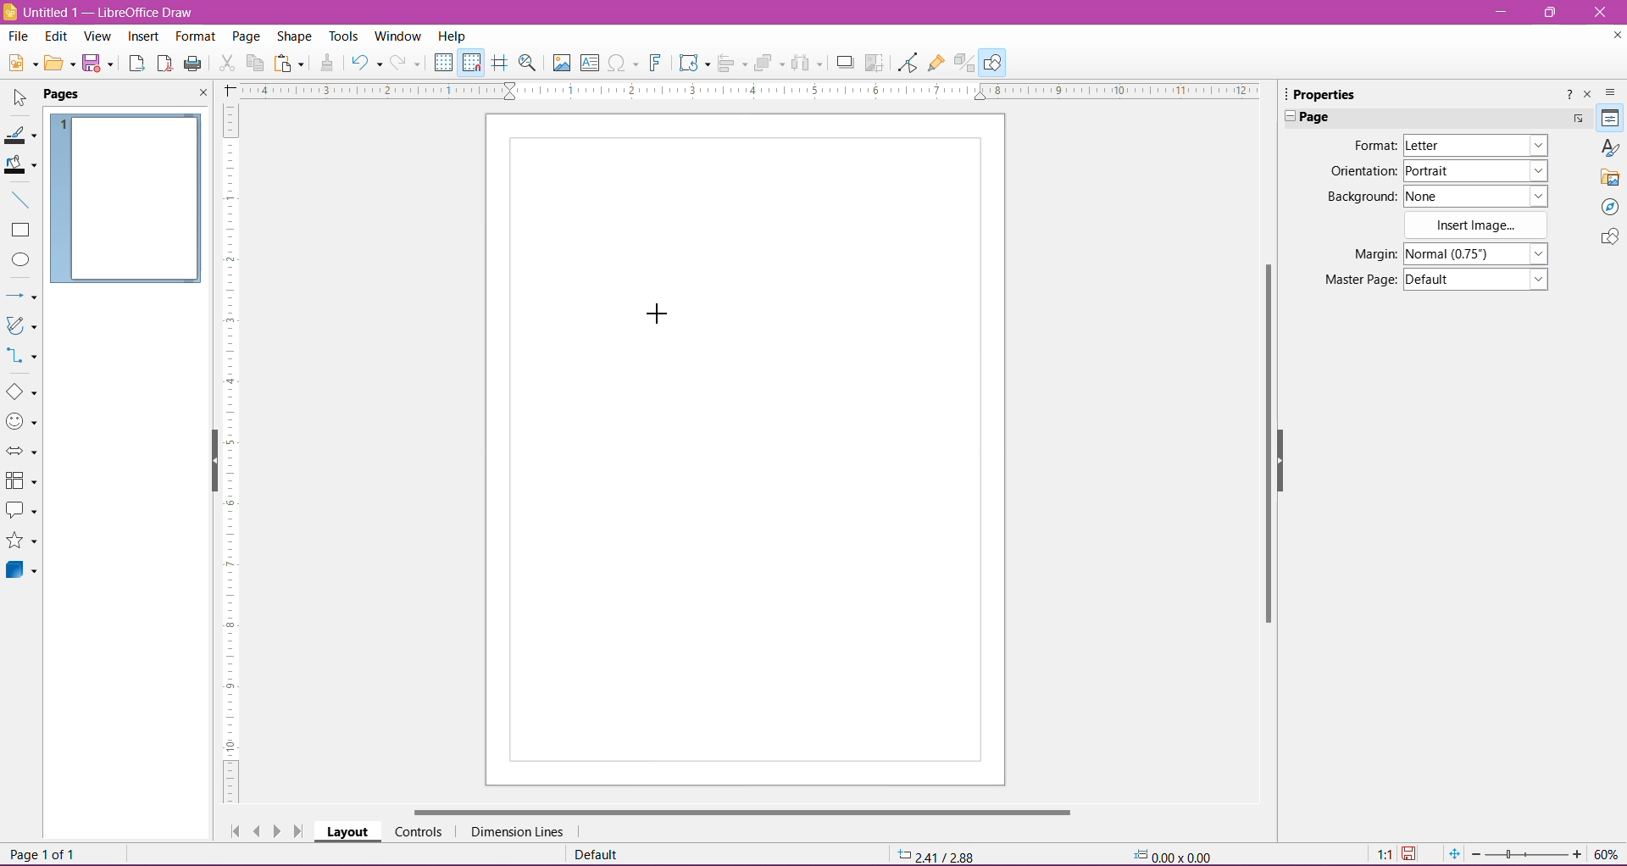  I want to click on Unsaved Changes, so click(1411, 855).